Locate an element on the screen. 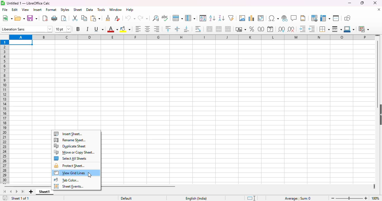 The image size is (382, 201). print is located at coordinates (55, 18).